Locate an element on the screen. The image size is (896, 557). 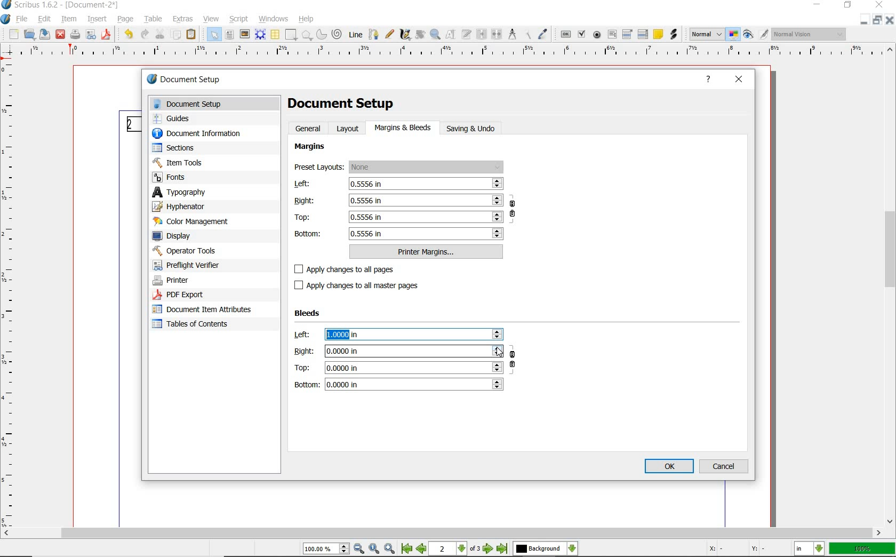
insert is located at coordinates (97, 19).